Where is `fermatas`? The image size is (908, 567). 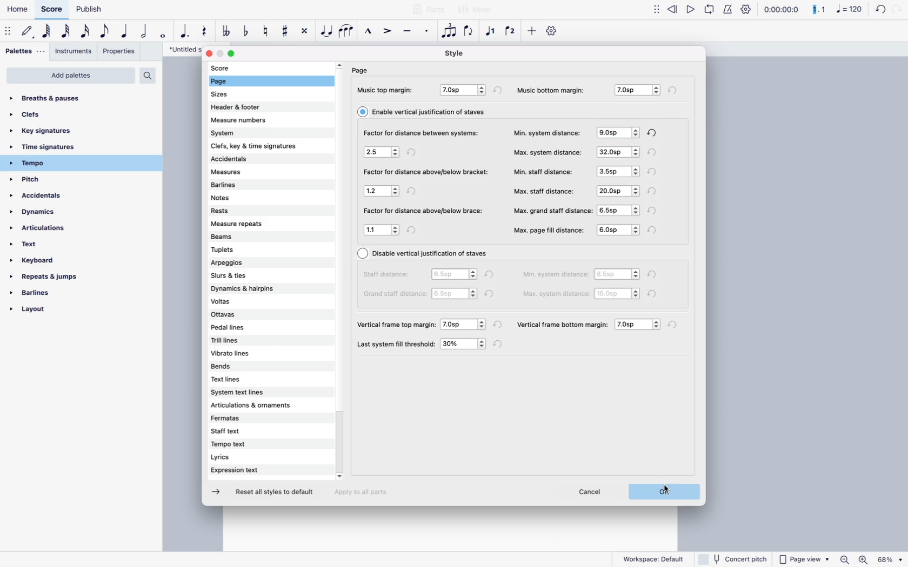
fermatas is located at coordinates (256, 419).